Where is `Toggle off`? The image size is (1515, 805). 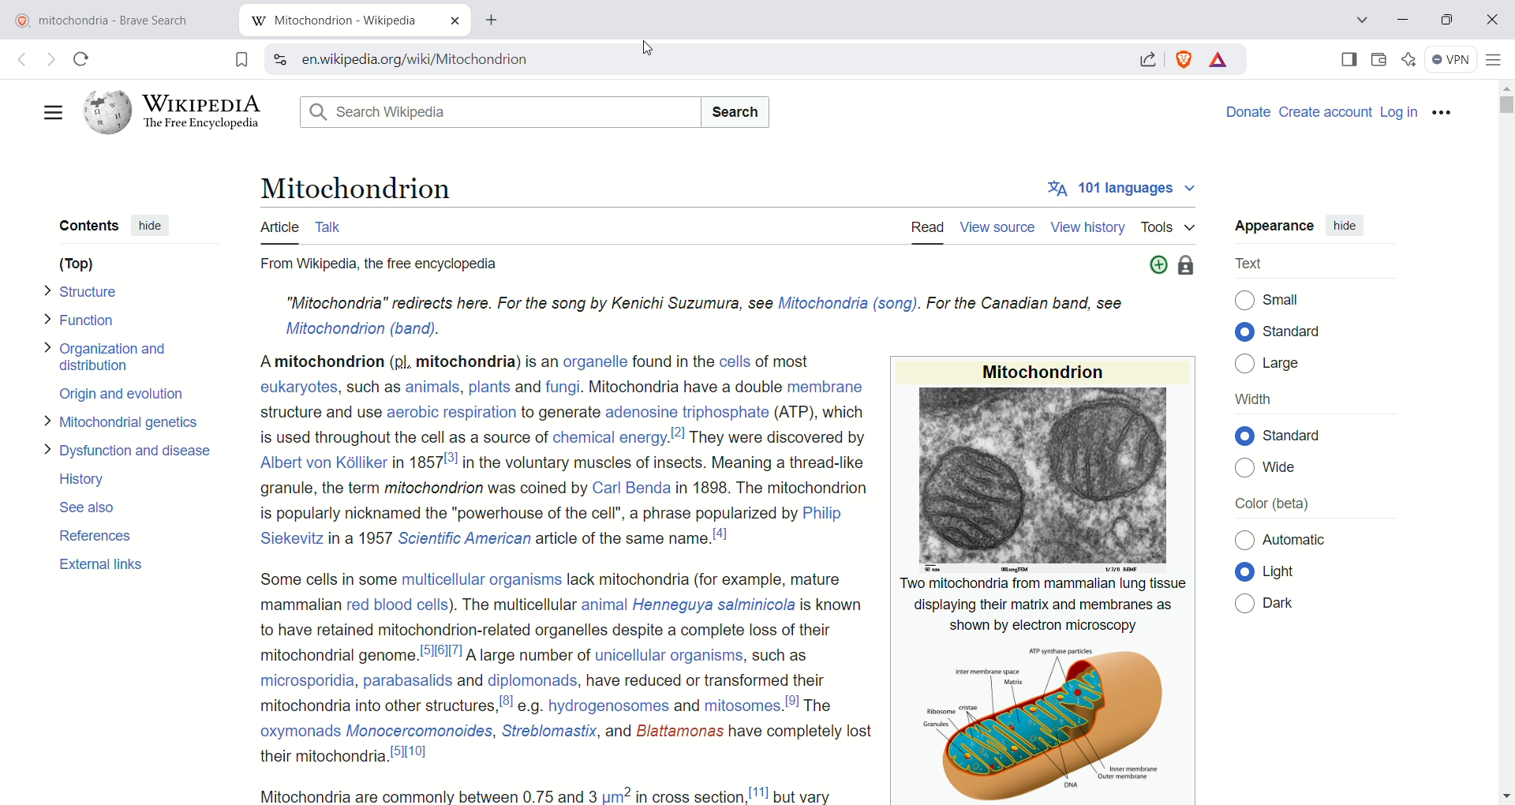
Toggle off is located at coordinates (1244, 365).